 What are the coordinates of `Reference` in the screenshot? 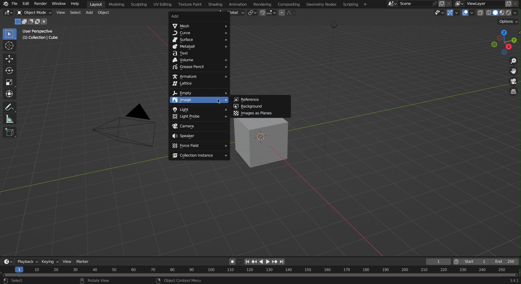 It's located at (261, 98).